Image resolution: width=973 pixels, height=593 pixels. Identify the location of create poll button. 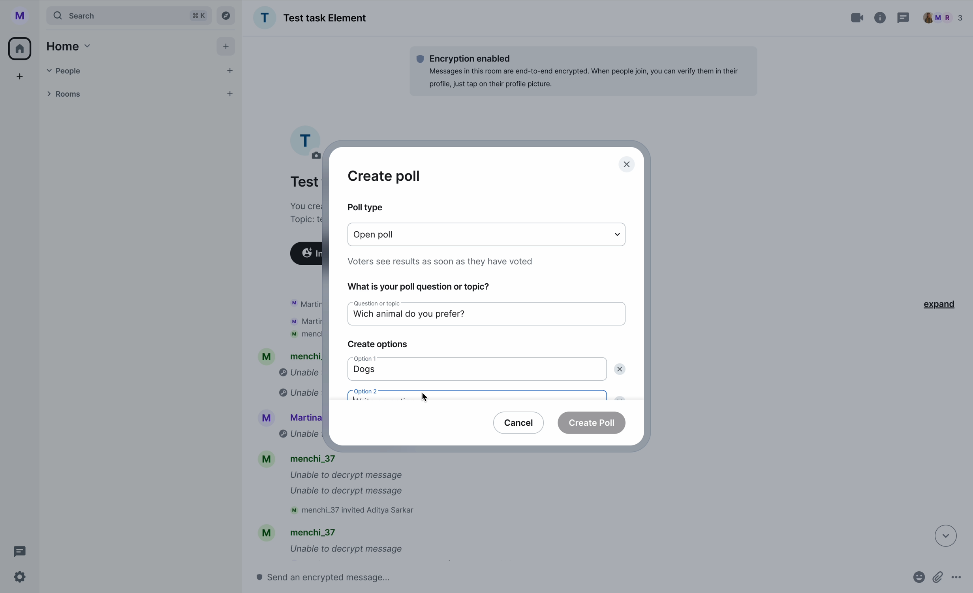
(592, 422).